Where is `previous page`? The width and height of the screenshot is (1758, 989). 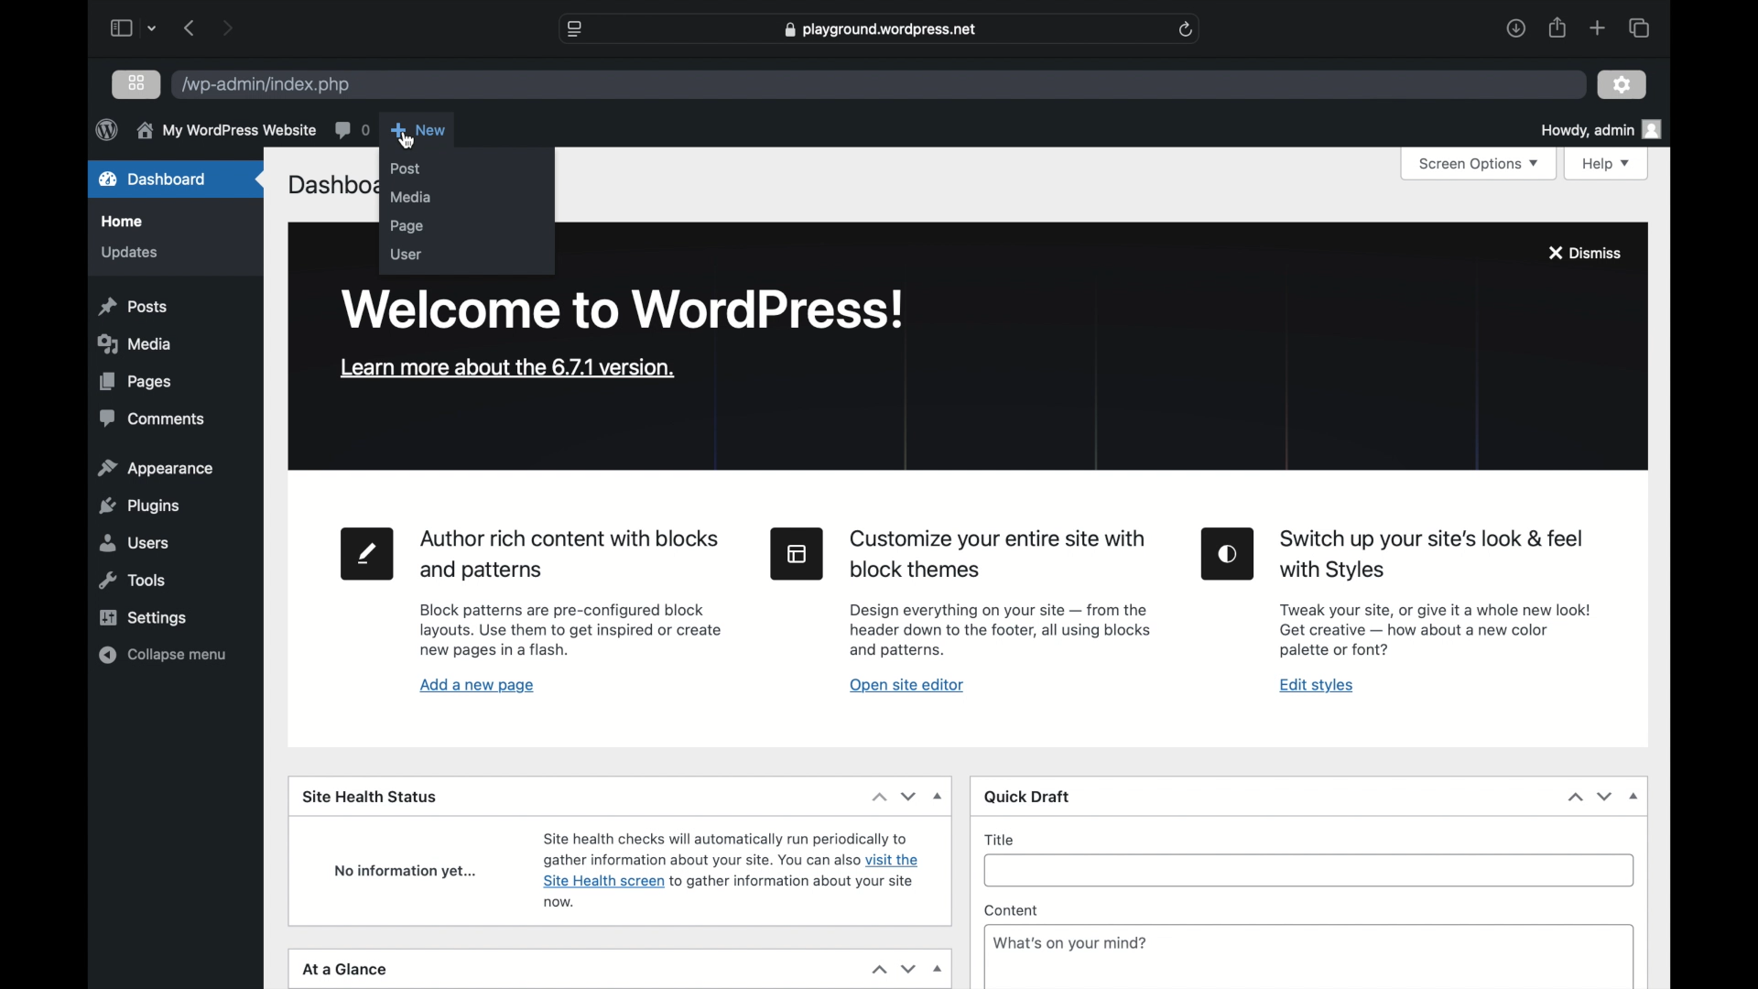 previous page is located at coordinates (190, 27).